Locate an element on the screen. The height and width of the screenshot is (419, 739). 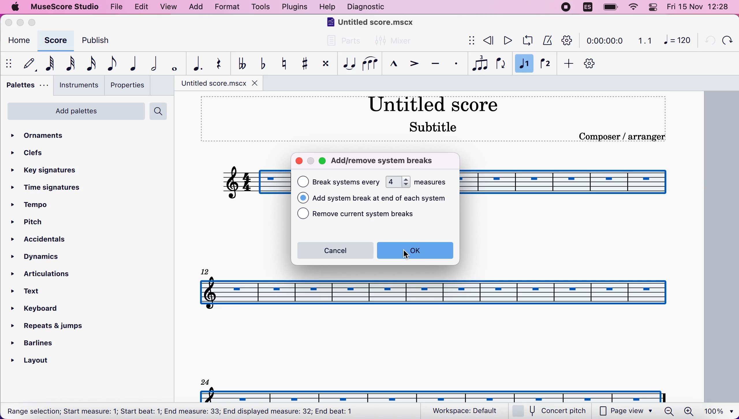
tempo is located at coordinates (35, 205).